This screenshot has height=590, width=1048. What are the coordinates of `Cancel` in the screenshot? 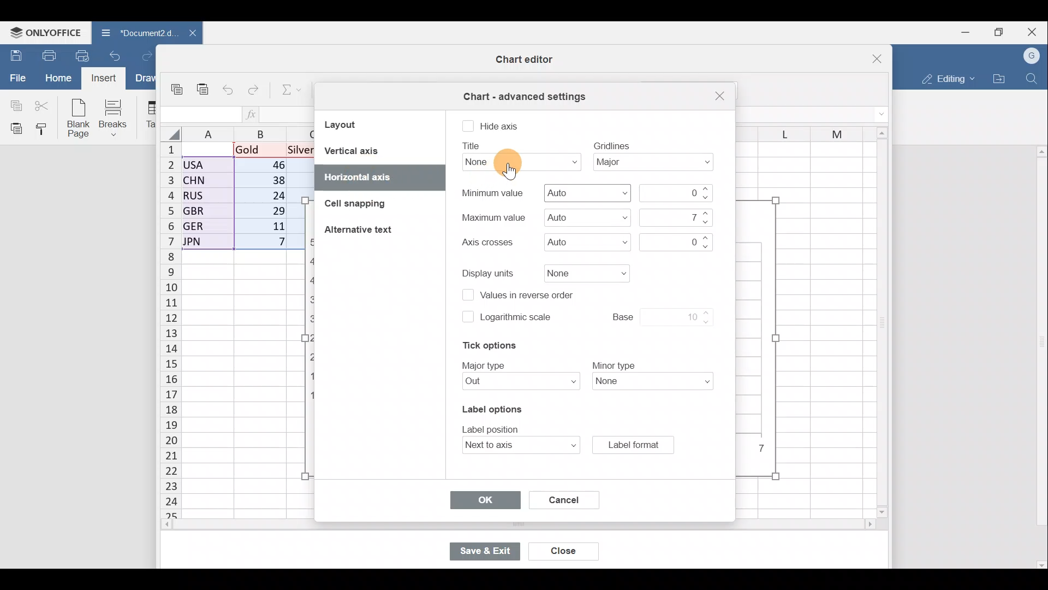 It's located at (559, 498).